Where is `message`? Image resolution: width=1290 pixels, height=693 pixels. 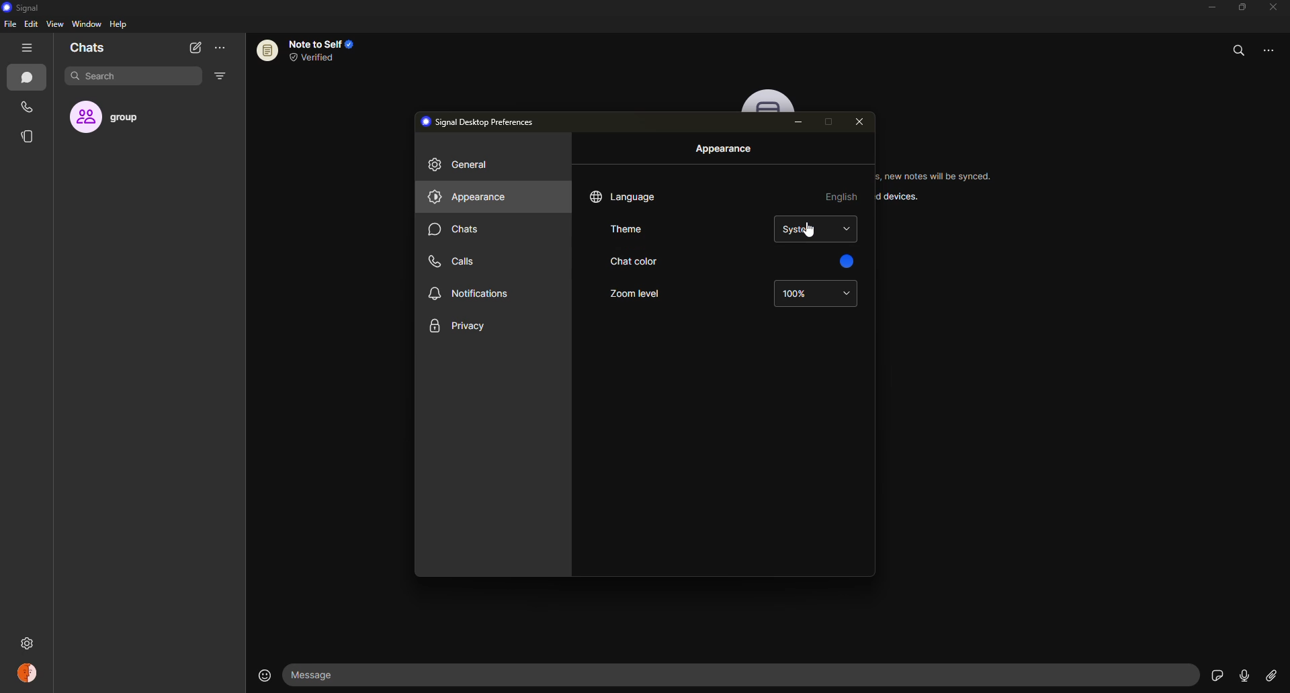 message is located at coordinates (375, 676).